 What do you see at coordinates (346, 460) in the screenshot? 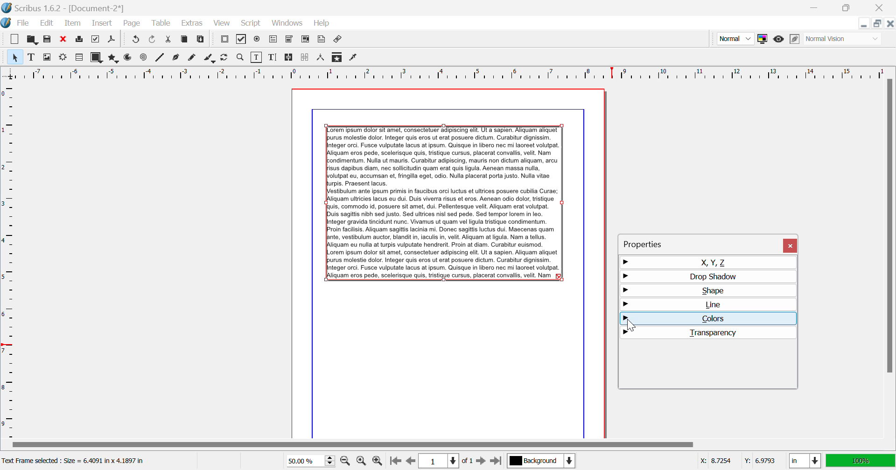
I see `Zoom Out` at bounding box center [346, 460].